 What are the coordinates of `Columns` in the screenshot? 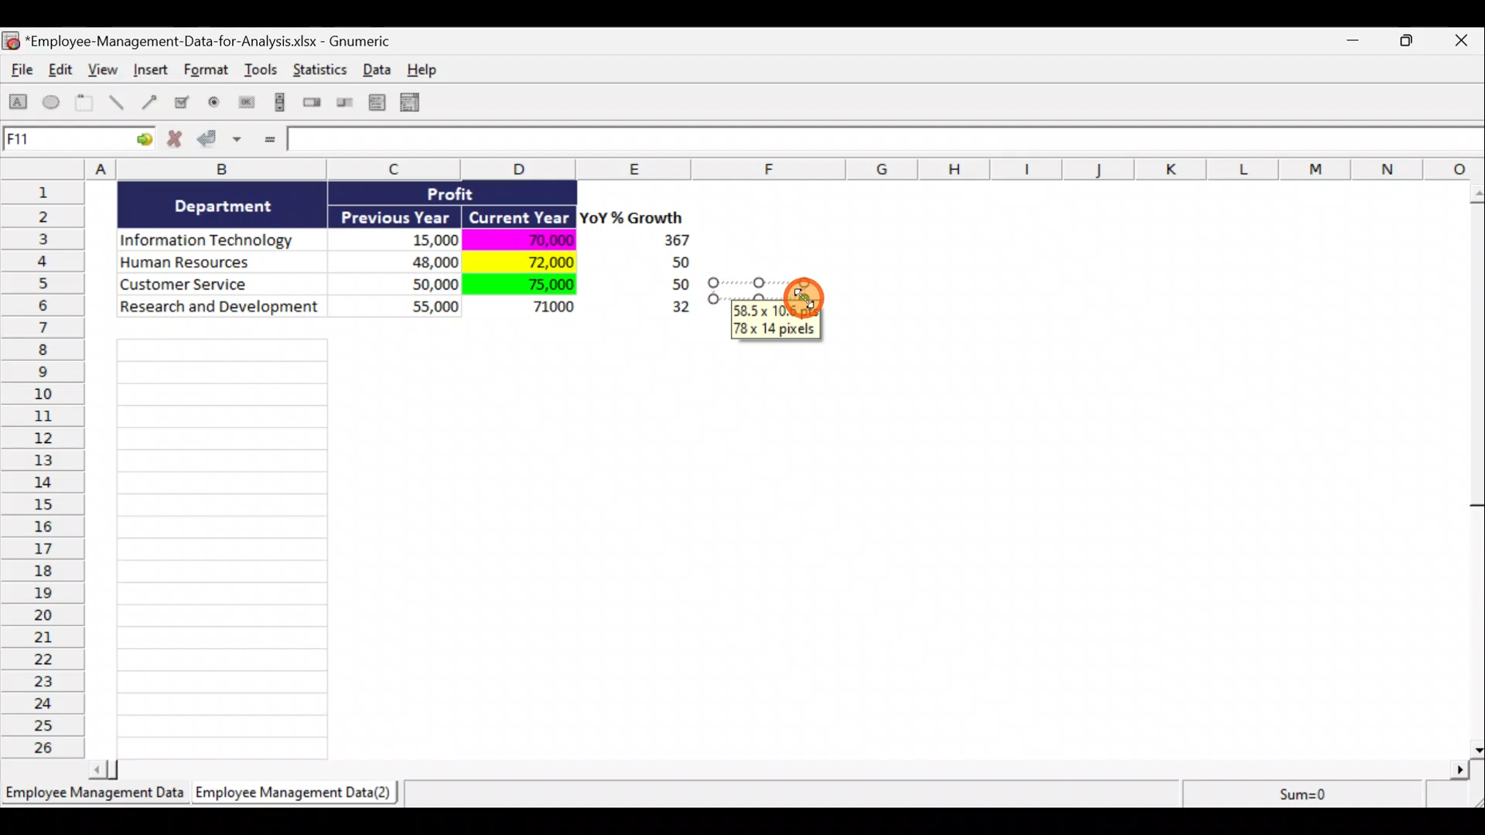 It's located at (748, 169).